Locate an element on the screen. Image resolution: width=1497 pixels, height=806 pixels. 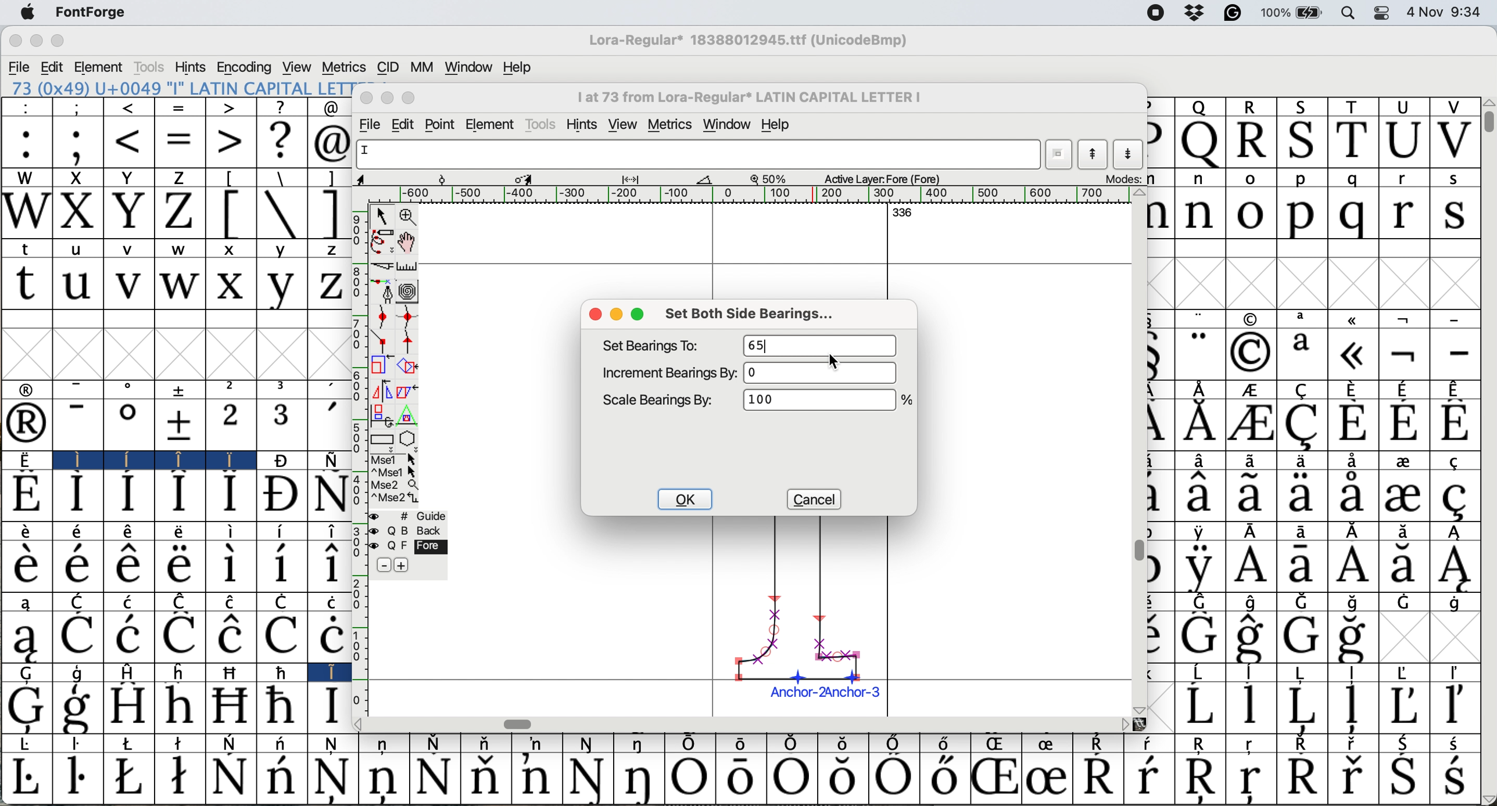
Symbol is located at coordinates (231, 567).